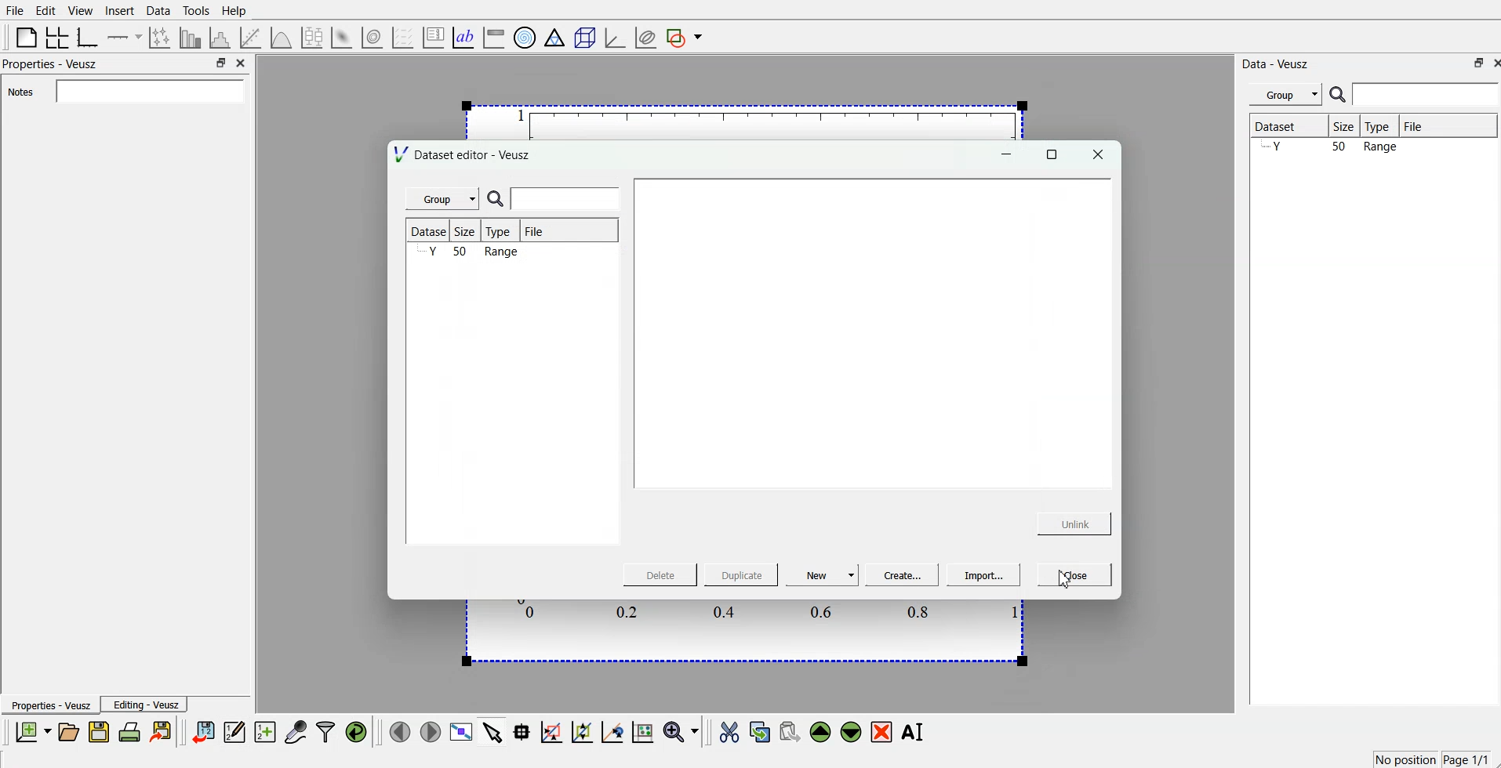  I want to click on Group , so click(1287, 94).